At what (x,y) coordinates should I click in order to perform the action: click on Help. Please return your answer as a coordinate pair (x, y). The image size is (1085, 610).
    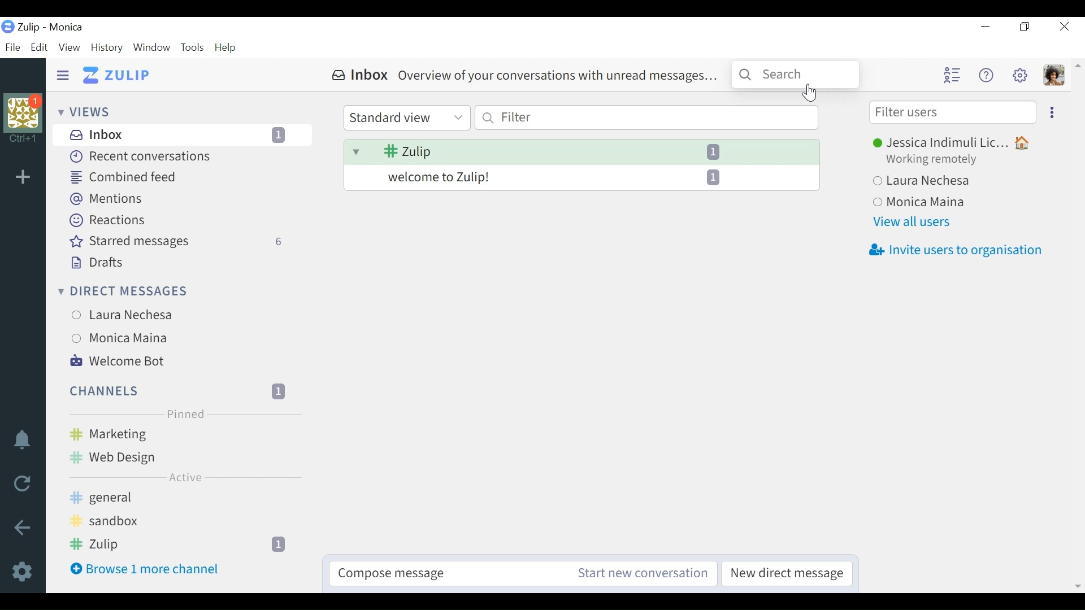
    Looking at the image, I should click on (226, 47).